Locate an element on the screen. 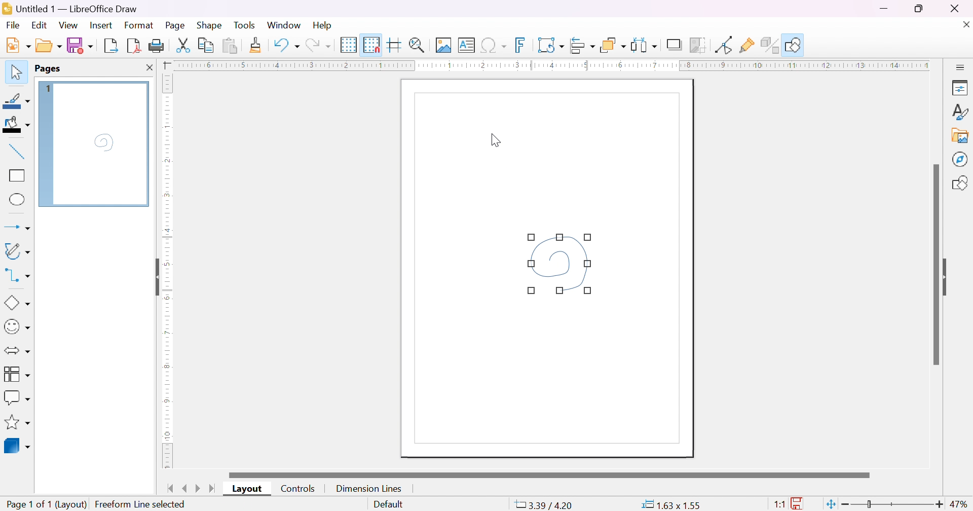 The height and width of the screenshot is (511, 973). tools is located at coordinates (246, 24).